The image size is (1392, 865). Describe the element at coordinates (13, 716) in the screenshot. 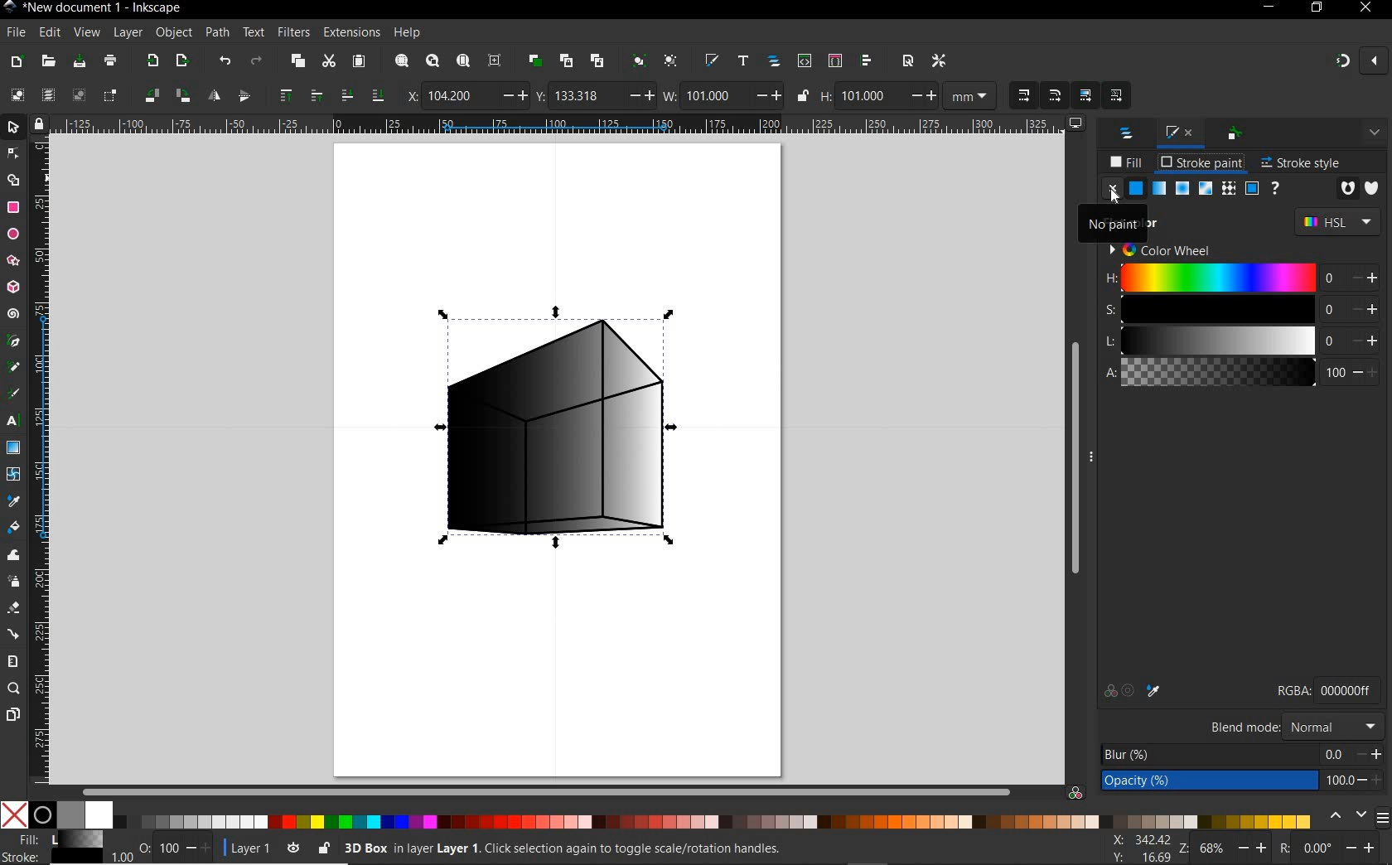

I see `PAGES TOOL` at that location.